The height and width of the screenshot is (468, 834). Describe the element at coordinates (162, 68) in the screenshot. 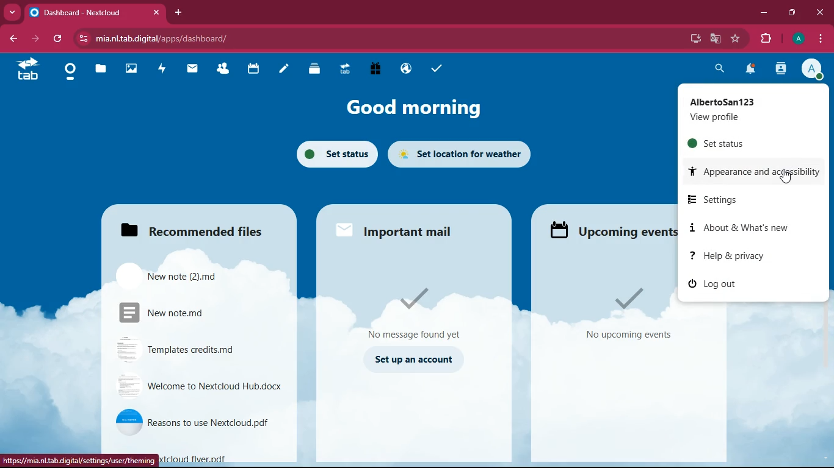

I see `activity` at that location.